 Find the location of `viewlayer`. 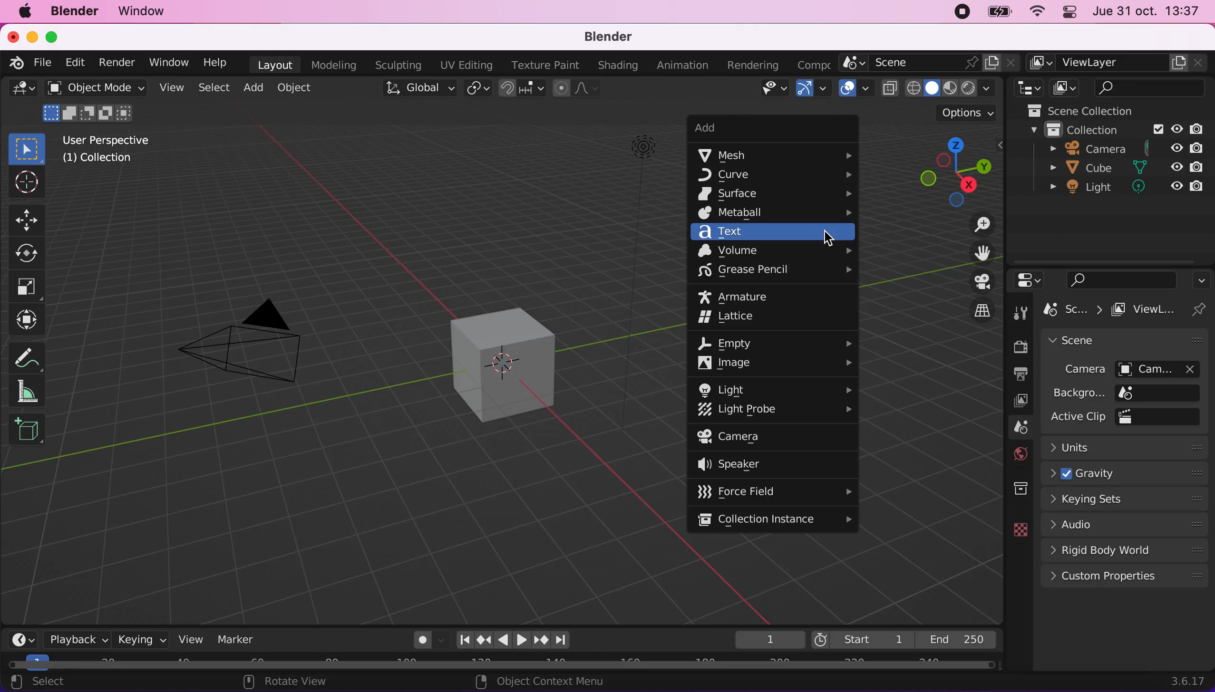

viewlayer is located at coordinates (1147, 308).